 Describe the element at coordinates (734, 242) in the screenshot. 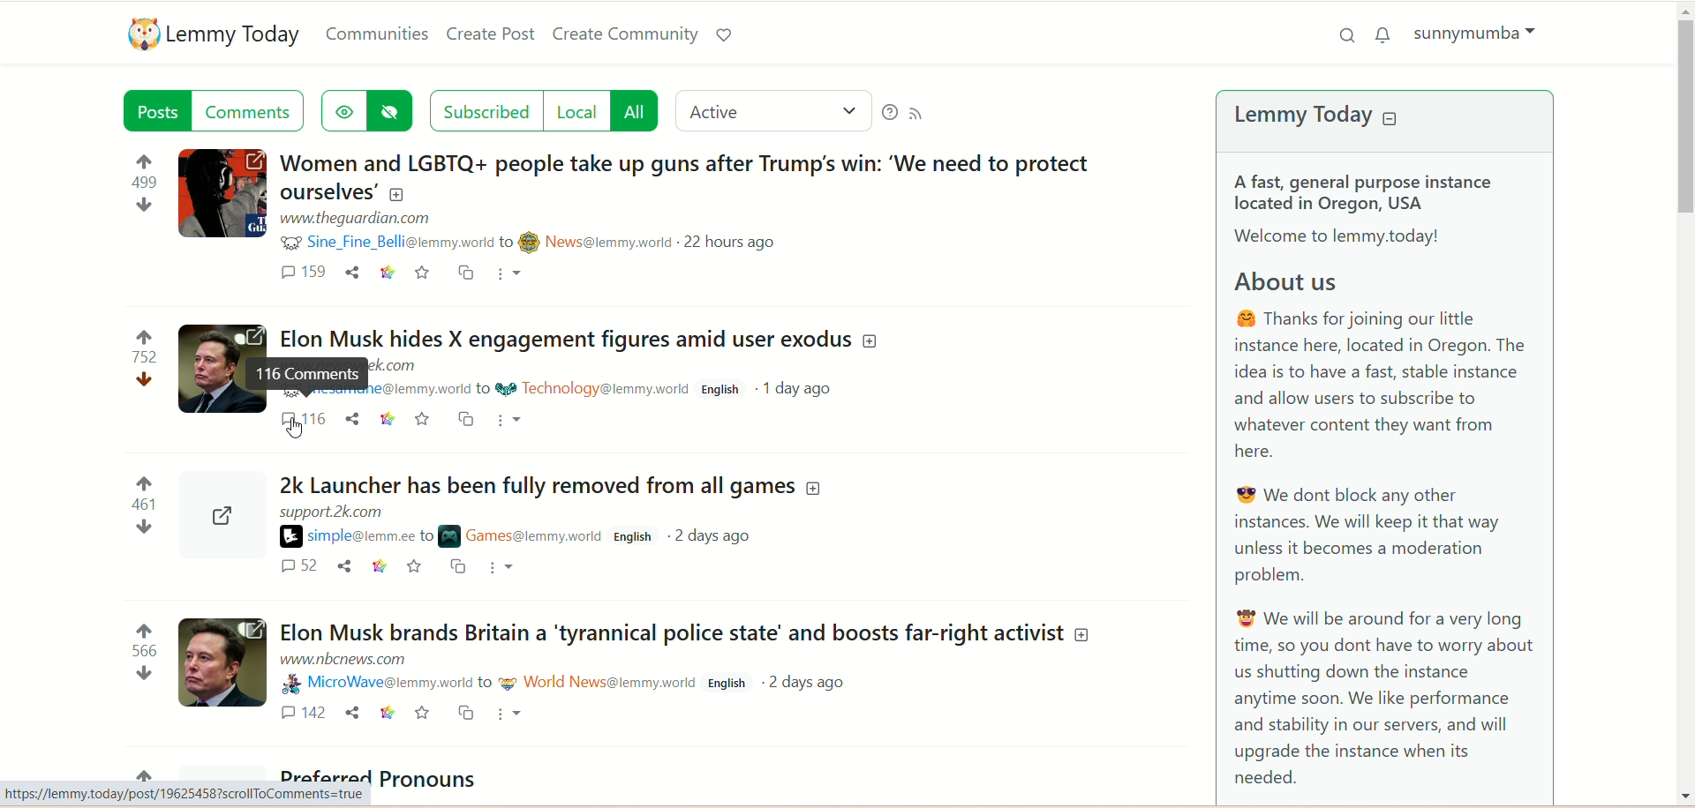

I see `post time` at that location.